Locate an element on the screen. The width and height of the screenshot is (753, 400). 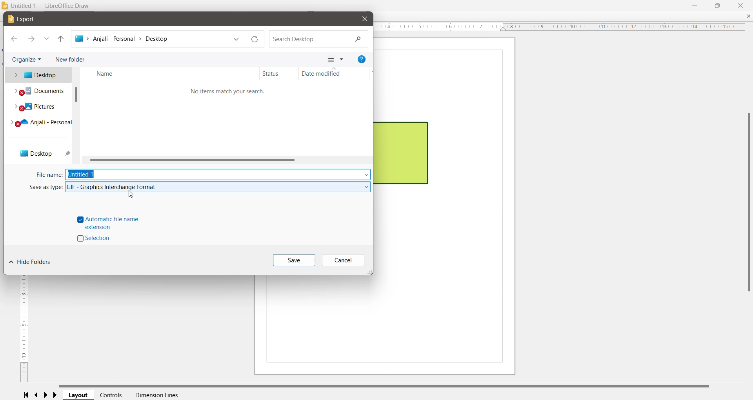
Select required file type from the list is located at coordinates (218, 187).